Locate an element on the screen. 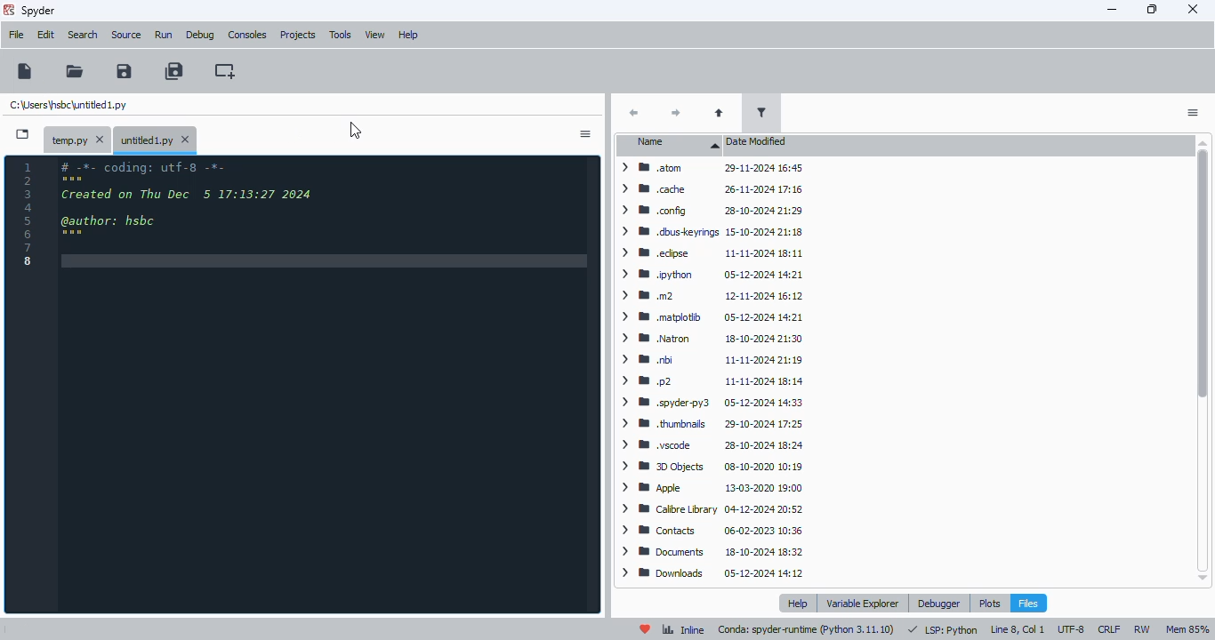 Image resolution: width=1215 pixels, height=640 pixels. tools is located at coordinates (340, 36).